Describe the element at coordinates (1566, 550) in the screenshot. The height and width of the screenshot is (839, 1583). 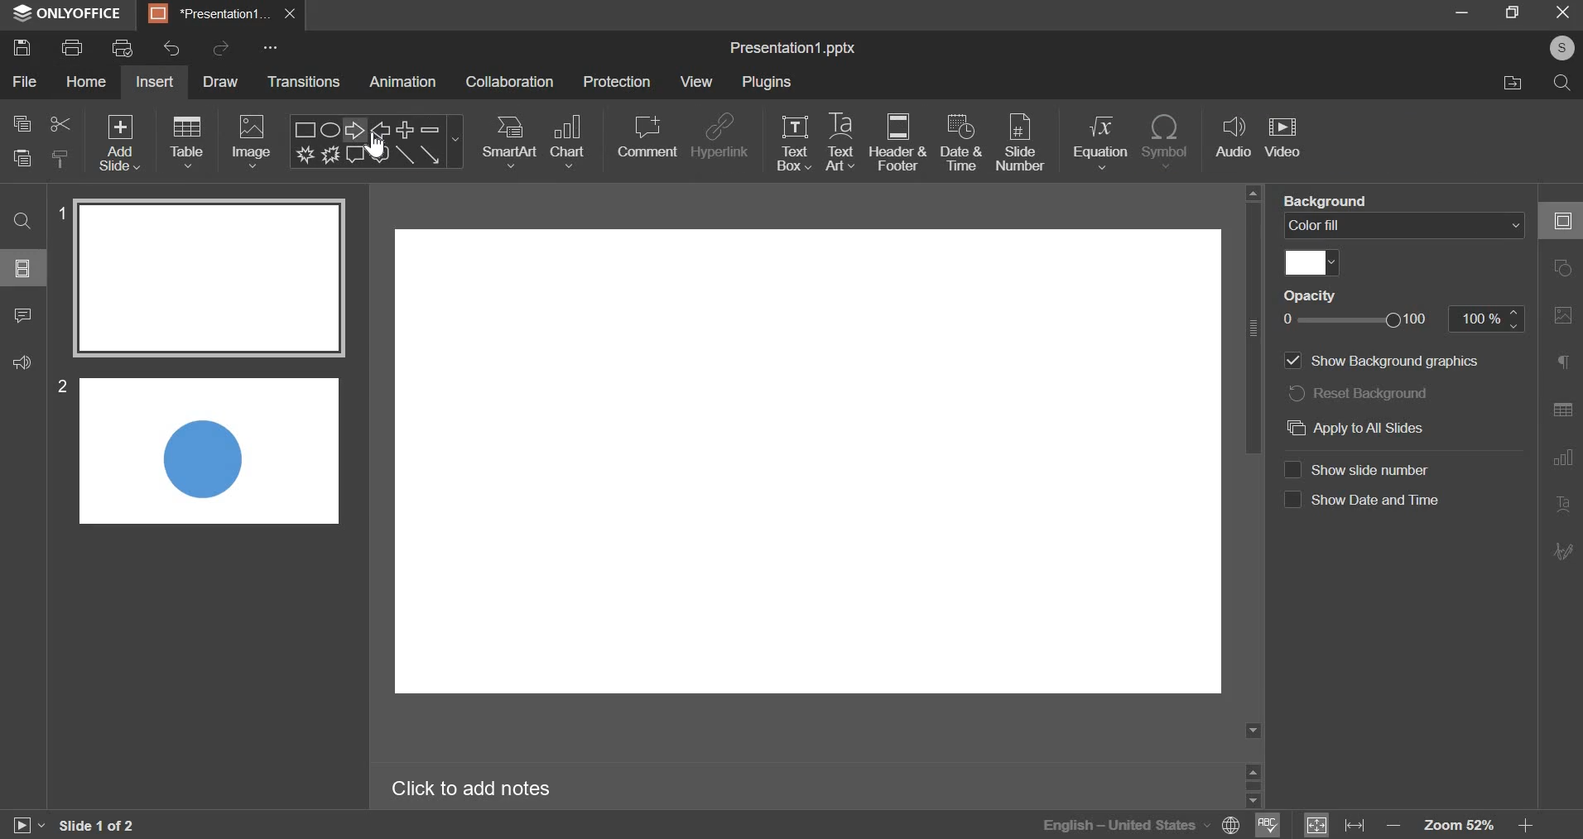
I see `Signature settings` at that location.